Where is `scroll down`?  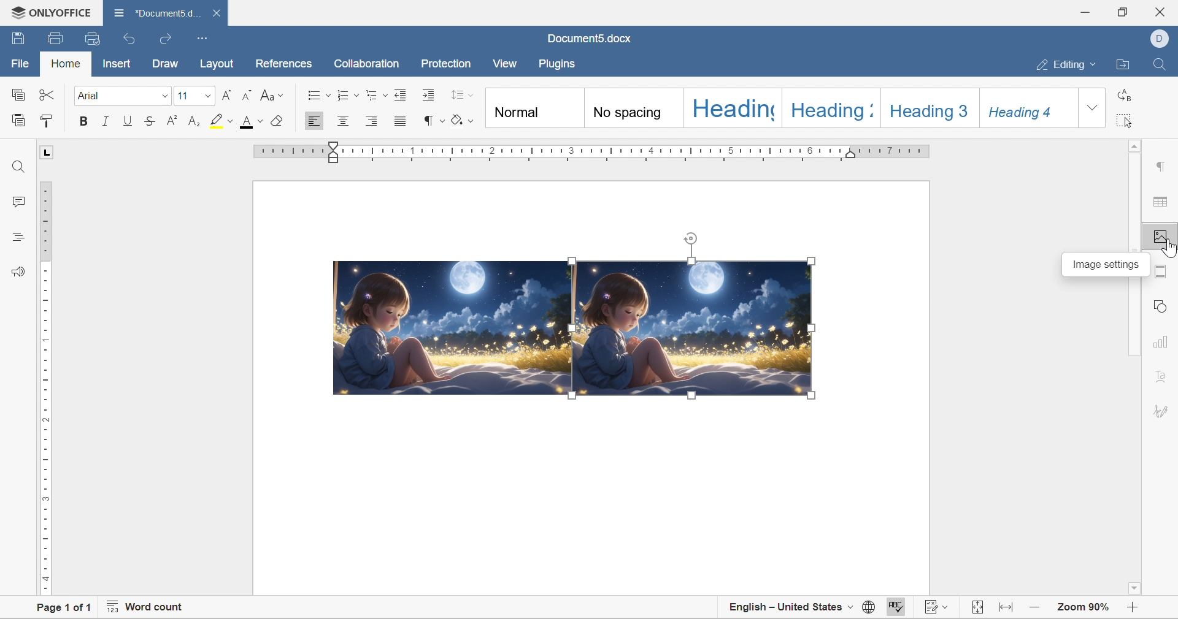 scroll down is located at coordinates (1134, 590).